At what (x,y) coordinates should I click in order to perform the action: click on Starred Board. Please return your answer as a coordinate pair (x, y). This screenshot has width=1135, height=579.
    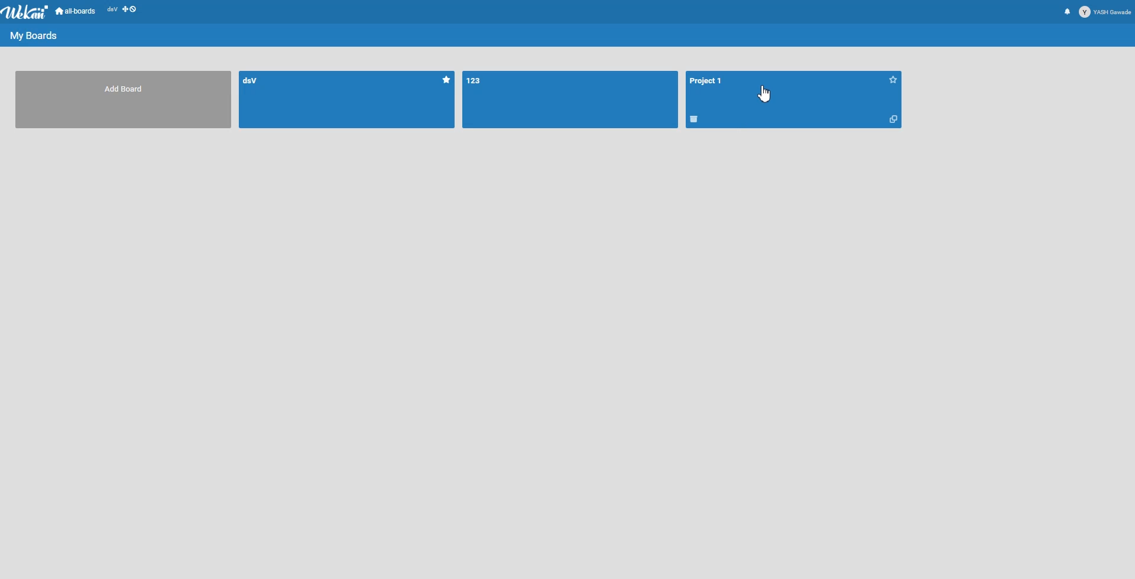
    Looking at the image, I should click on (446, 80).